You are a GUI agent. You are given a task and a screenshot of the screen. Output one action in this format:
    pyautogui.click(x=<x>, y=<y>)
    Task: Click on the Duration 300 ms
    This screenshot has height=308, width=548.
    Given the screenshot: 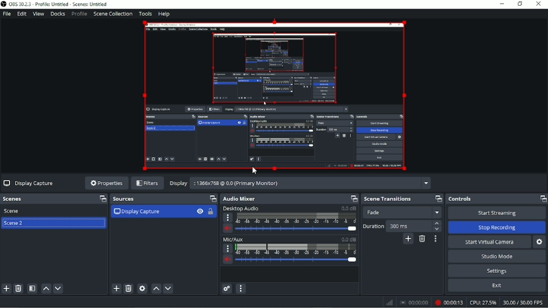 What is the action you would take?
    pyautogui.click(x=402, y=226)
    